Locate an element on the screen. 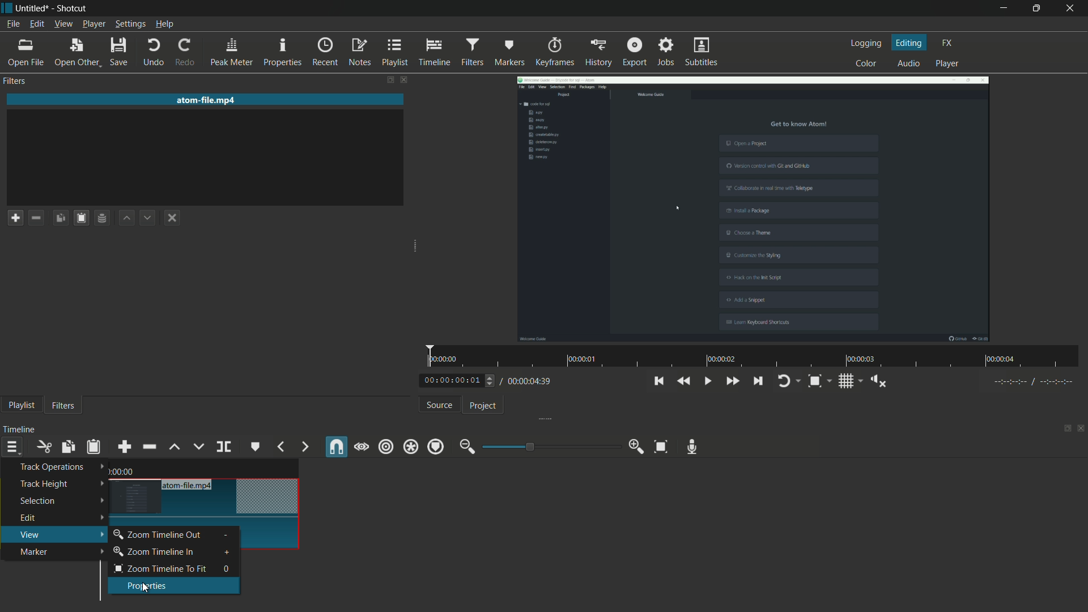 The width and height of the screenshot is (1088, 612). timeline is located at coordinates (19, 429).